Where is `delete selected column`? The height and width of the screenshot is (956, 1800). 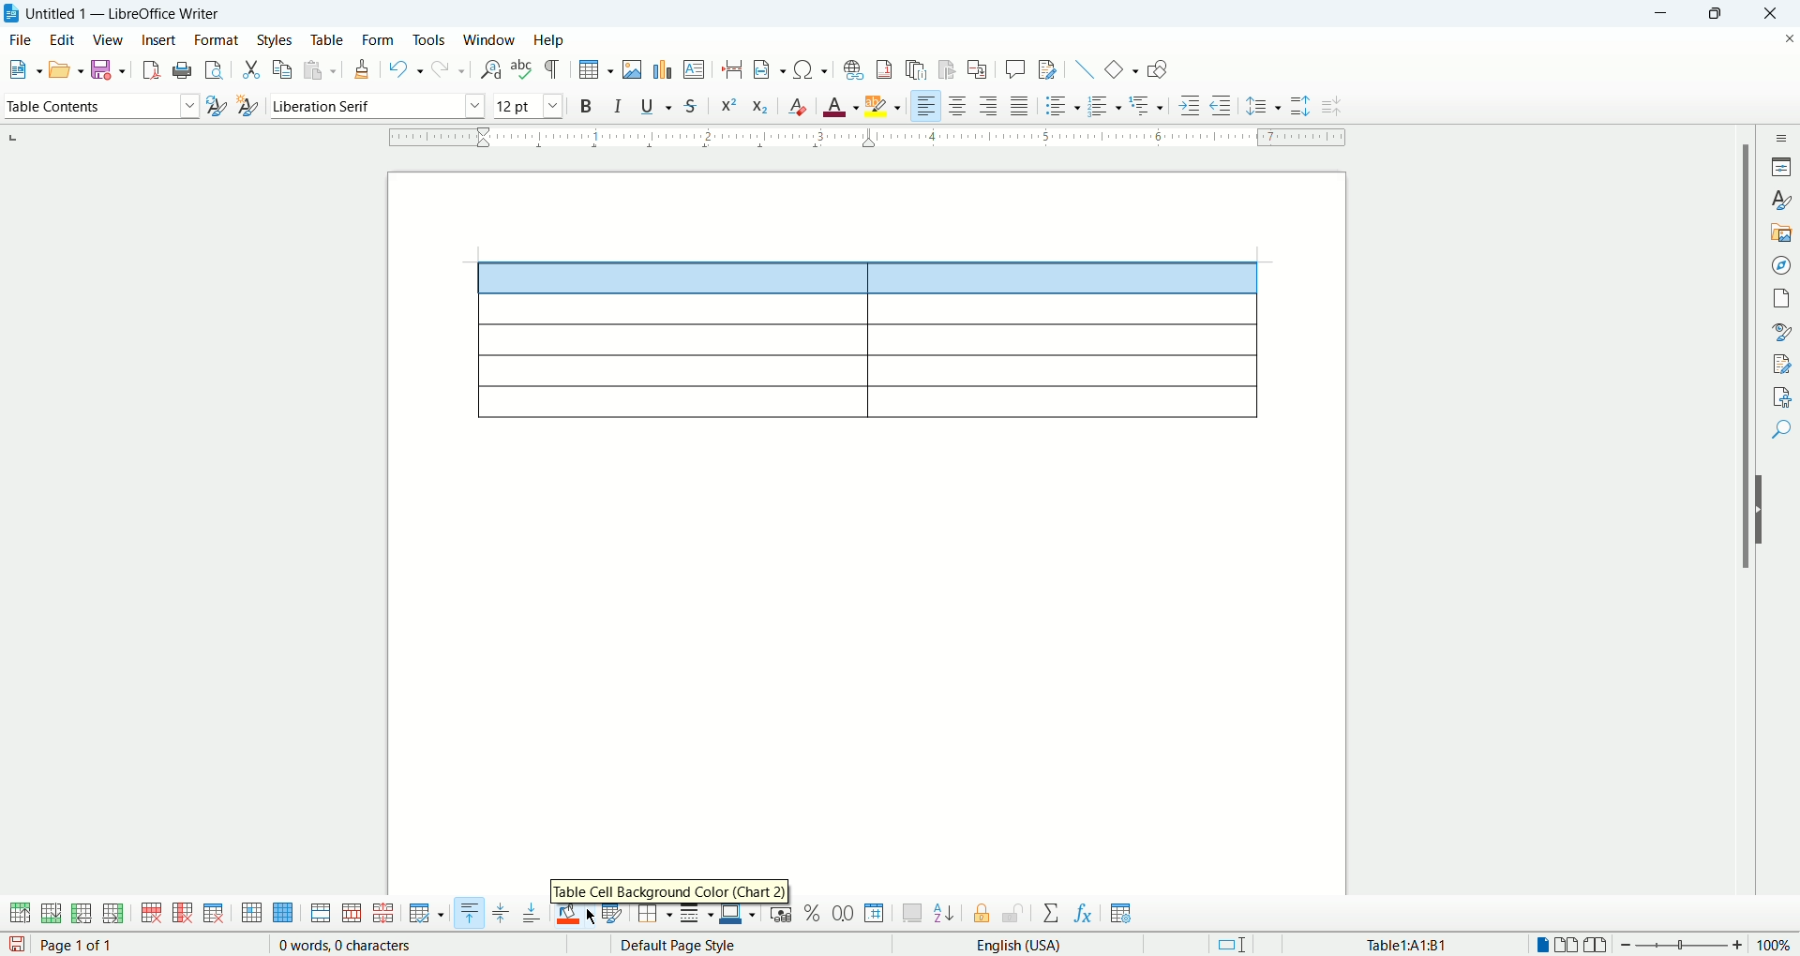
delete selected column is located at coordinates (183, 914).